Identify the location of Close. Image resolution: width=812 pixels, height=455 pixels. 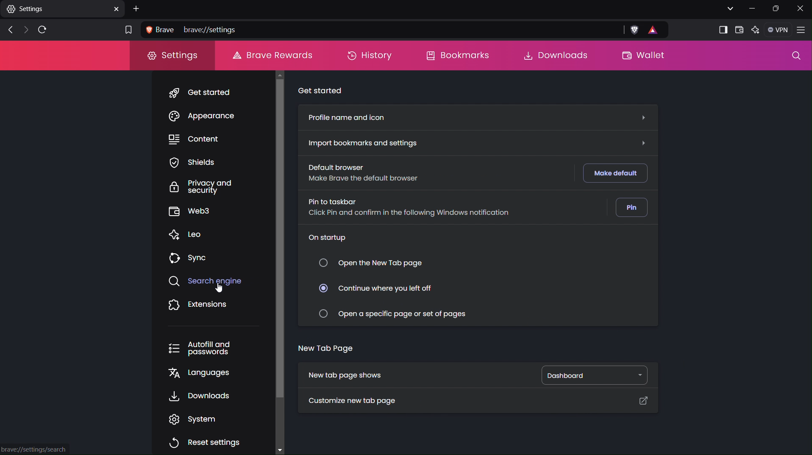
(800, 8).